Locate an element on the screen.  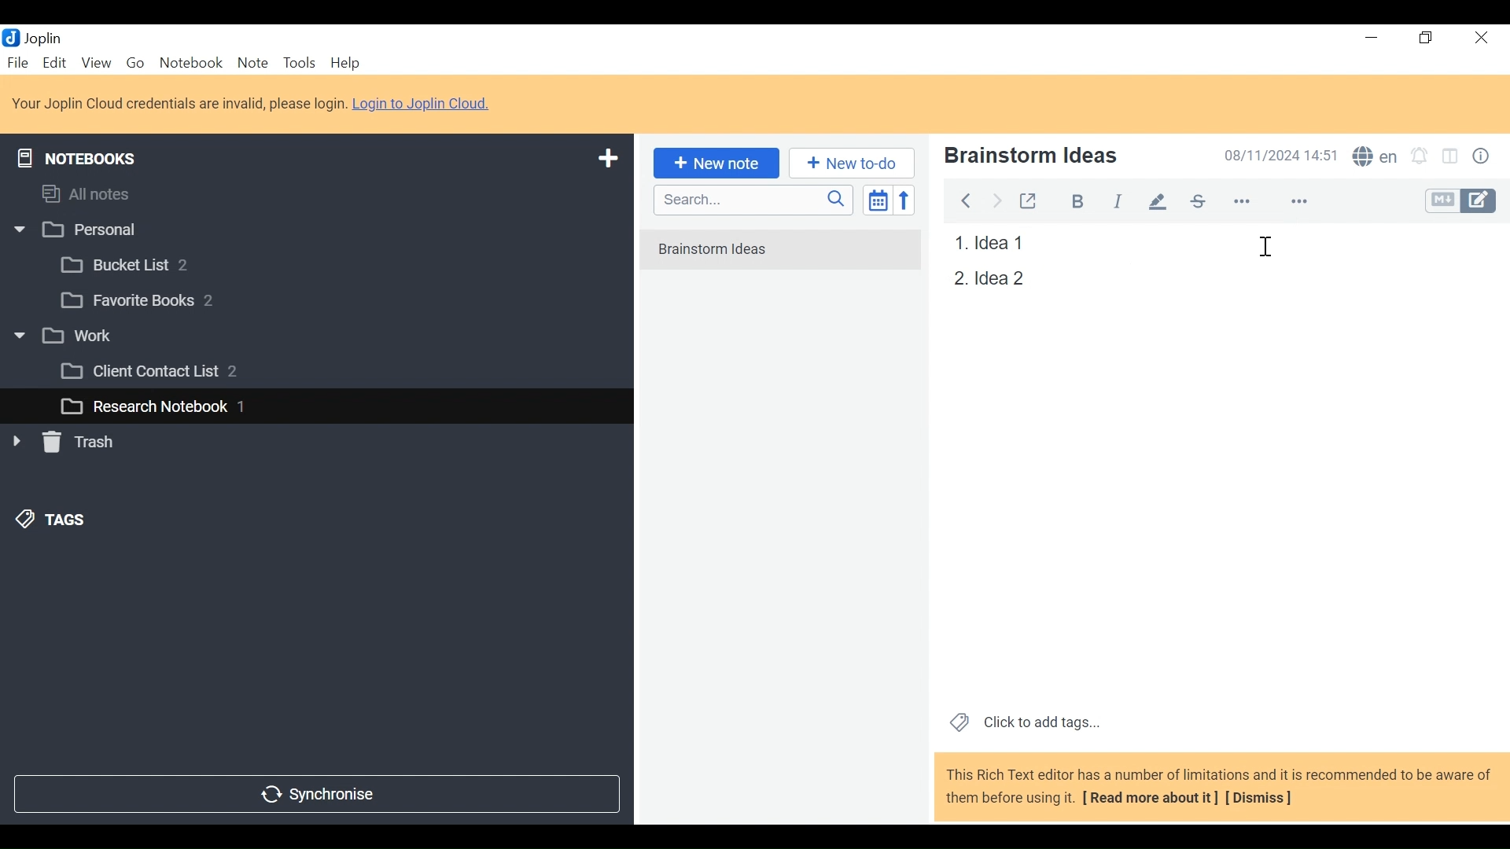
New note is located at coordinates (713, 162).